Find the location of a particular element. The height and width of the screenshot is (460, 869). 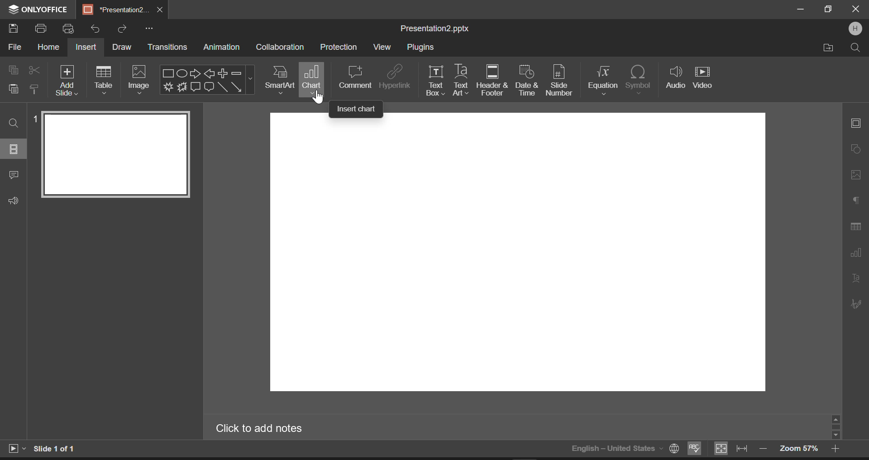

Shapes Menu is located at coordinates (250, 79).